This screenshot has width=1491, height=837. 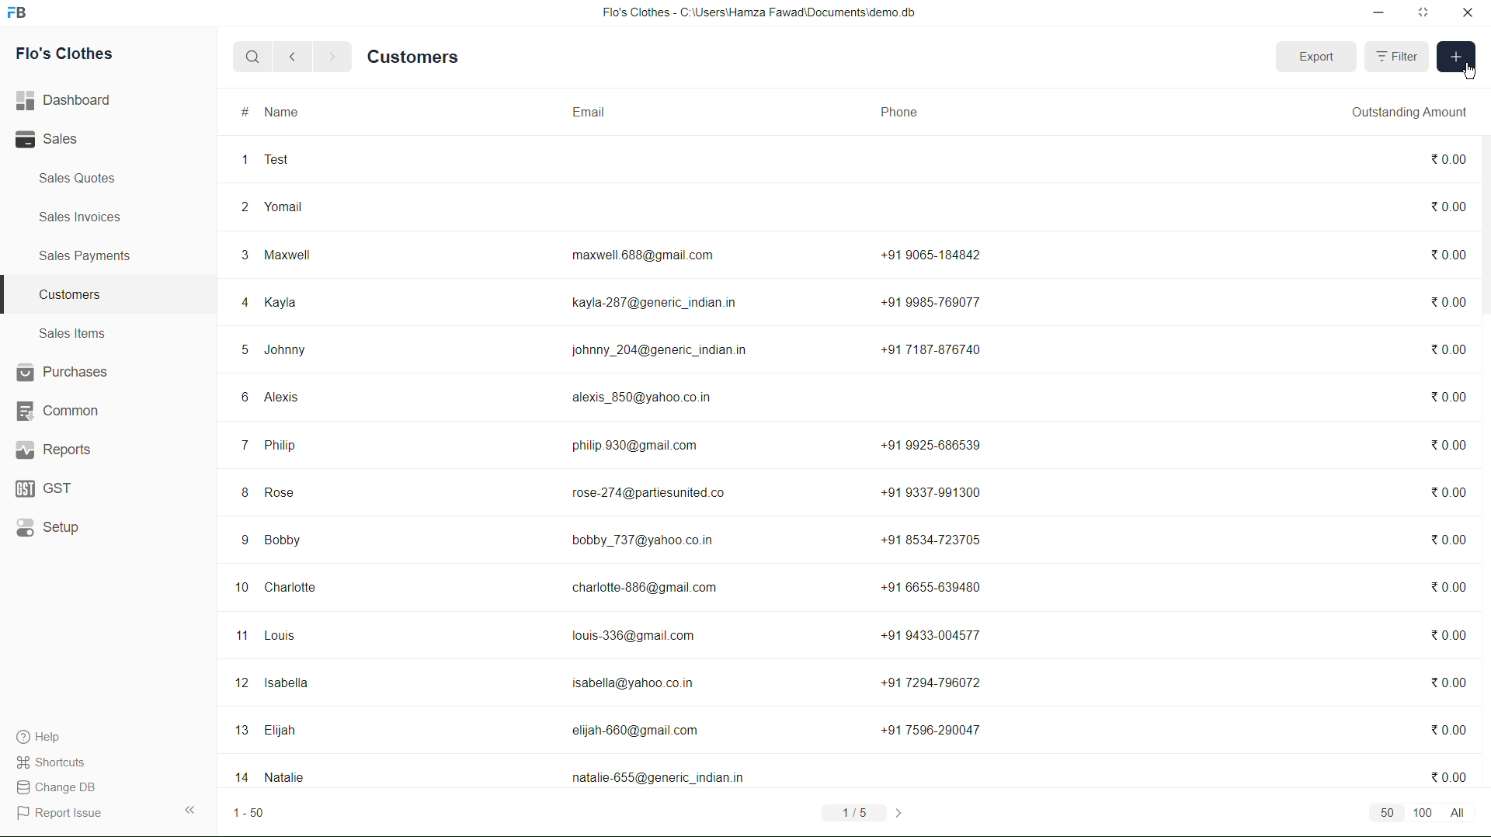 What do you see at coordinates (1469, 76) in the screenshot?
I see `cursor` at bounding box center [1469, 76].